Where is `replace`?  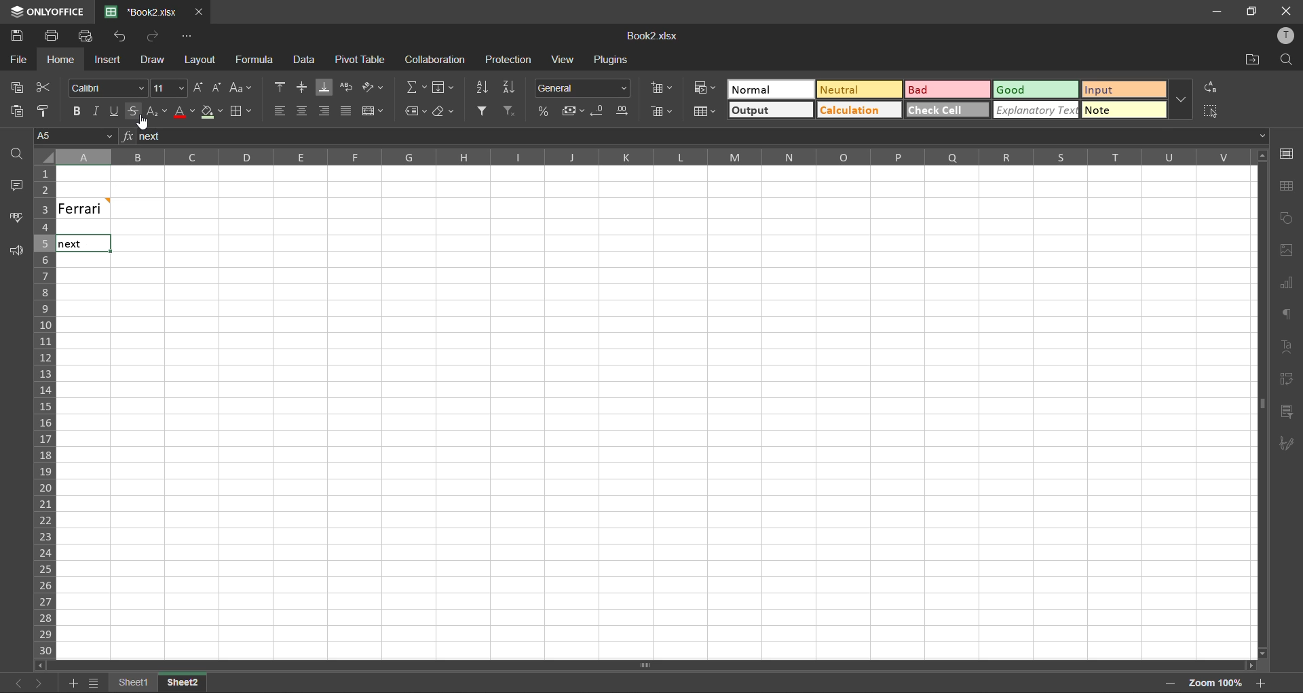
replace is located at coordinates (1215, 87).